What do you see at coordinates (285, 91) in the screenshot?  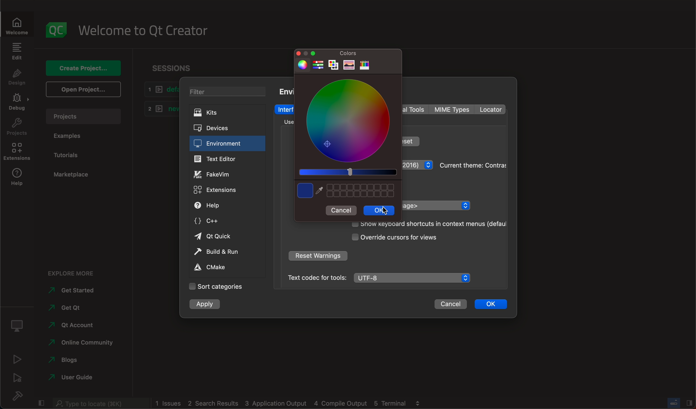 I see `environment` at bounding box center [285, 91].